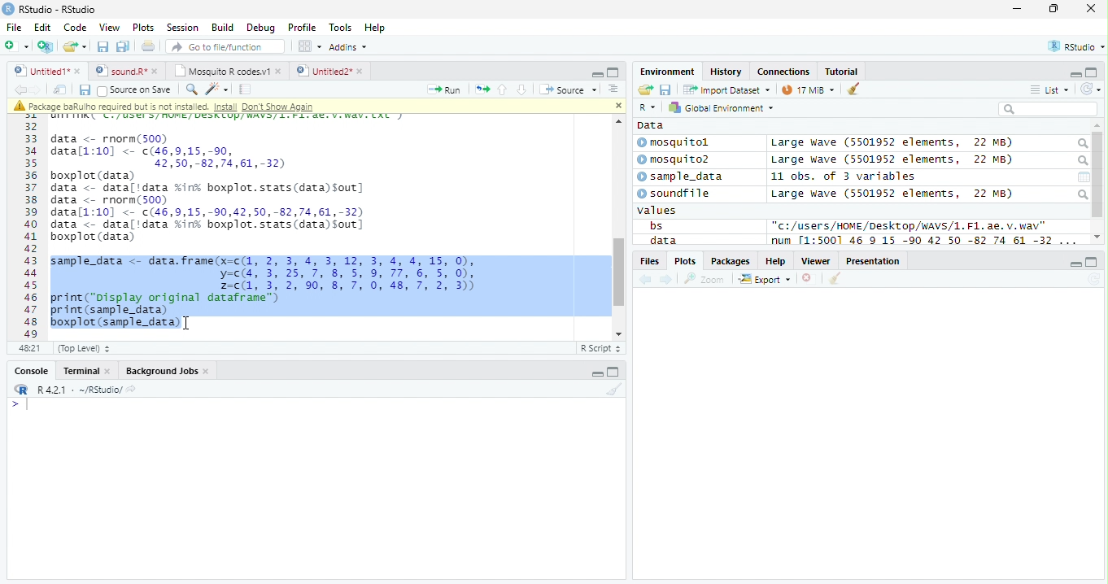  What do you see at coordinates (597, 73) in the screenshot?
I see `minimize` at bounding box center [597, 73].